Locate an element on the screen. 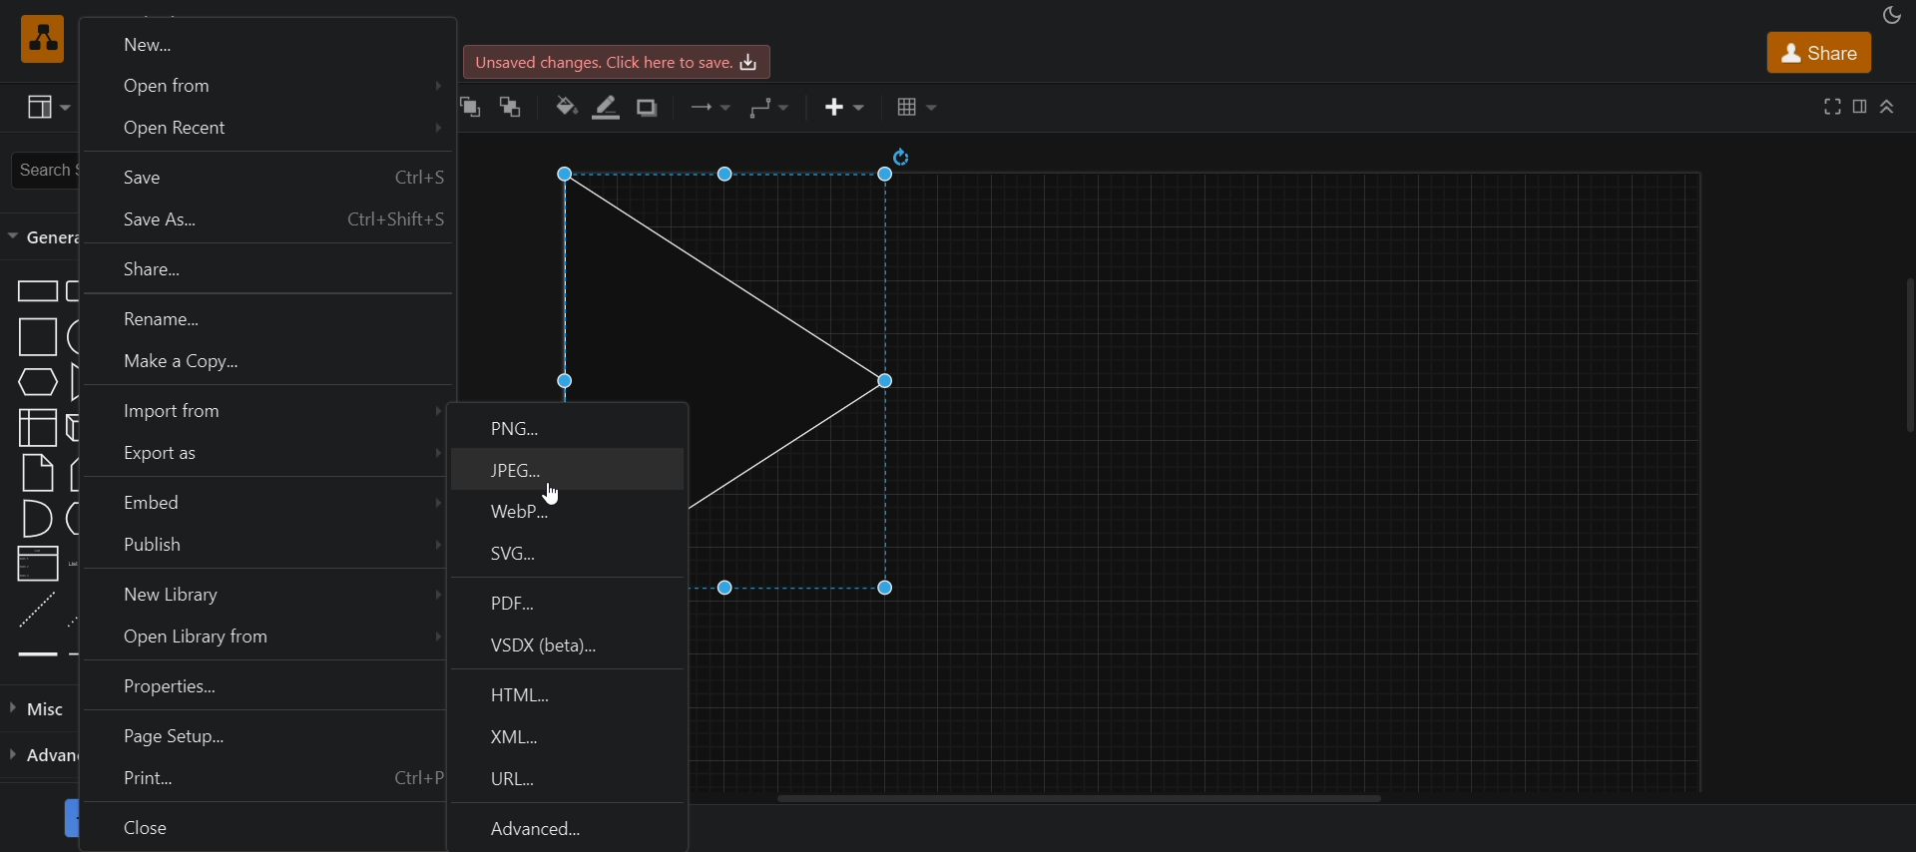 This screenshot has height=852, width=1916. appearance is located at coordinates (1889, 15).